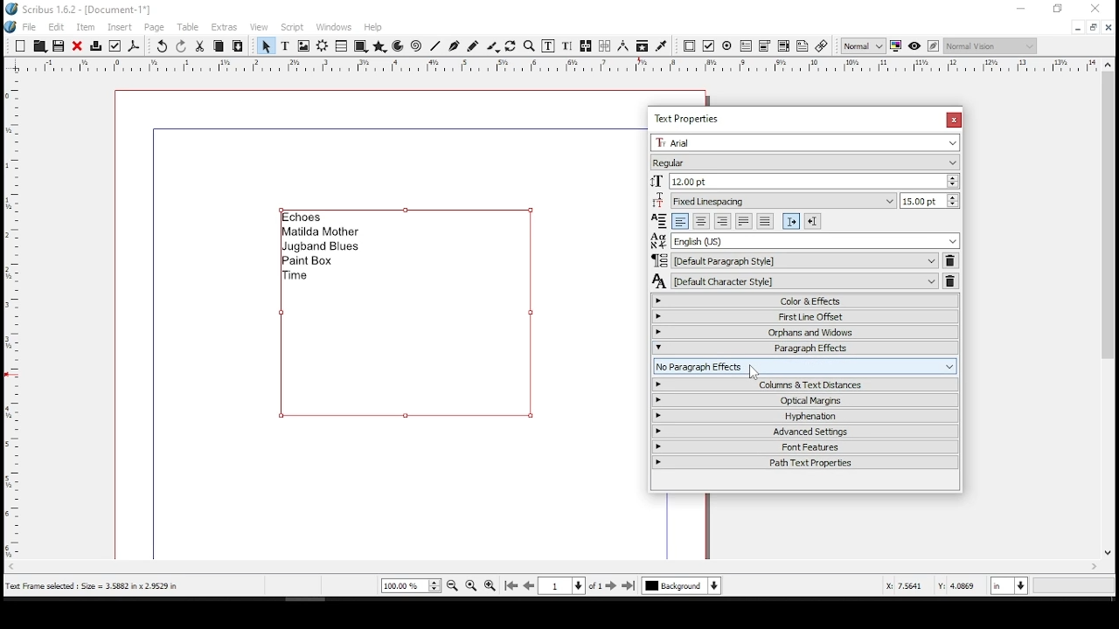 The image size is (1119, 629). What do you see at coordinates (952, 120) in the screenshot?
I see `close window` at bounding box center [952, 120].